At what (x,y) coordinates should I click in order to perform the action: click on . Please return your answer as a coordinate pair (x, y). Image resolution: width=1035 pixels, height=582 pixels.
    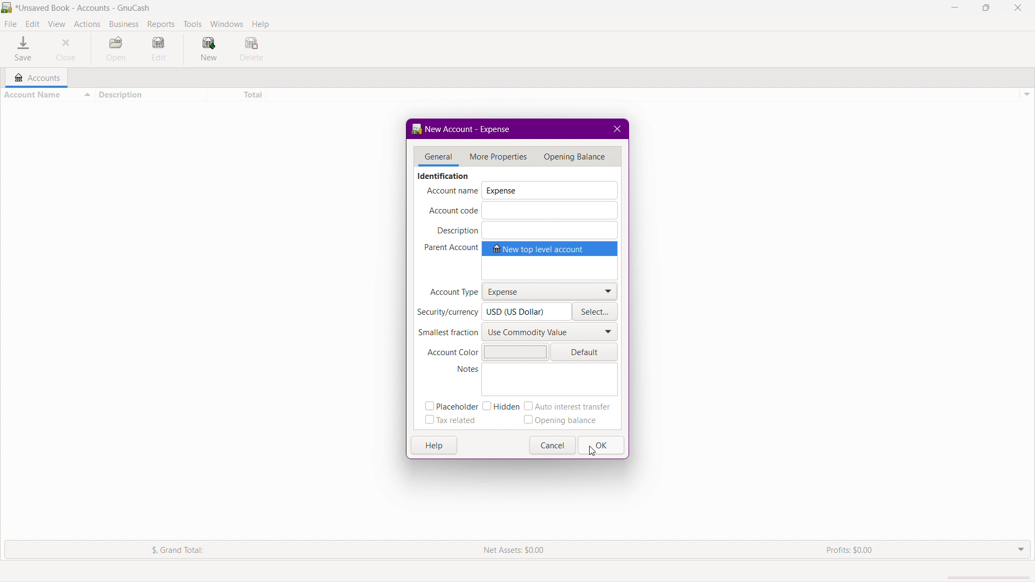
    Looking at the image, I should click on (577, 155).